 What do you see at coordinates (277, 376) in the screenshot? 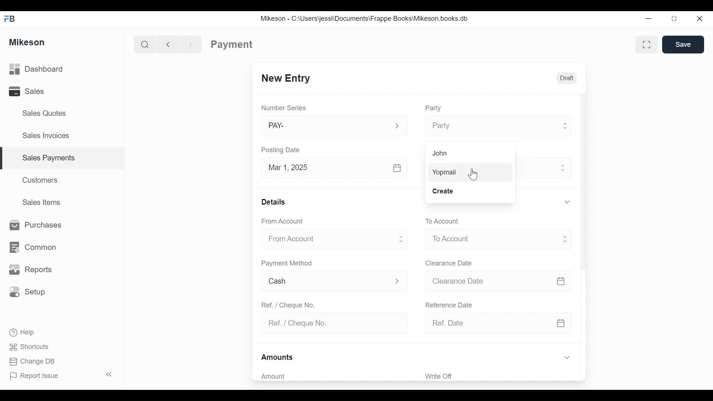
I see `Amount` at bounding box center [277, 376].